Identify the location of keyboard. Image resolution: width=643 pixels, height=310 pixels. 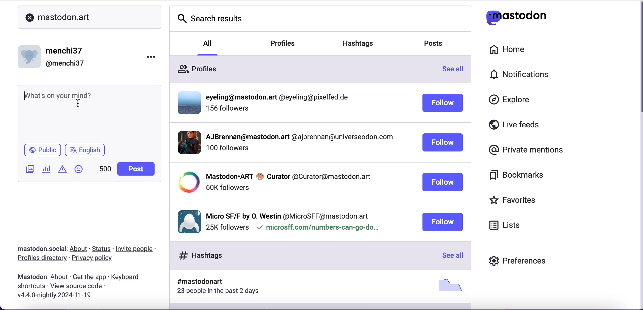
(131, 277).